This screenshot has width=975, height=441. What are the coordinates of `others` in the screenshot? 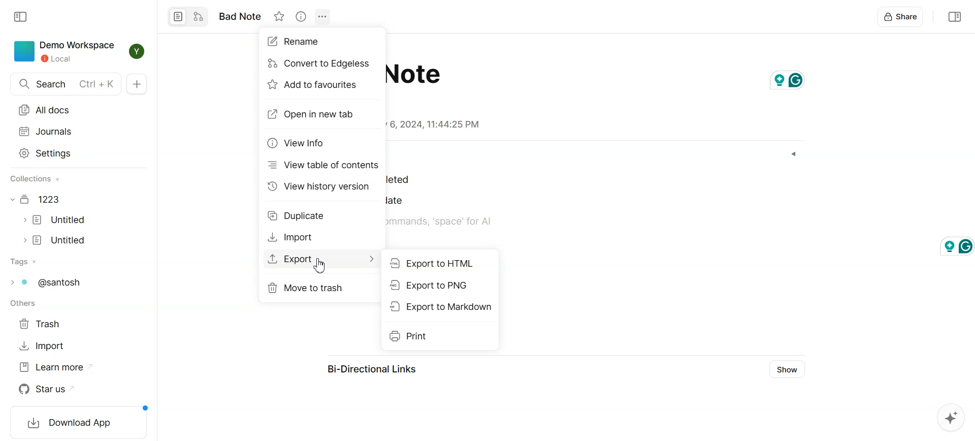 It's located at (23, 304).